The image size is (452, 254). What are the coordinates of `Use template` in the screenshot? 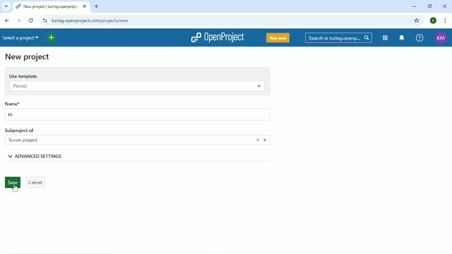 It's located at (137, 75).